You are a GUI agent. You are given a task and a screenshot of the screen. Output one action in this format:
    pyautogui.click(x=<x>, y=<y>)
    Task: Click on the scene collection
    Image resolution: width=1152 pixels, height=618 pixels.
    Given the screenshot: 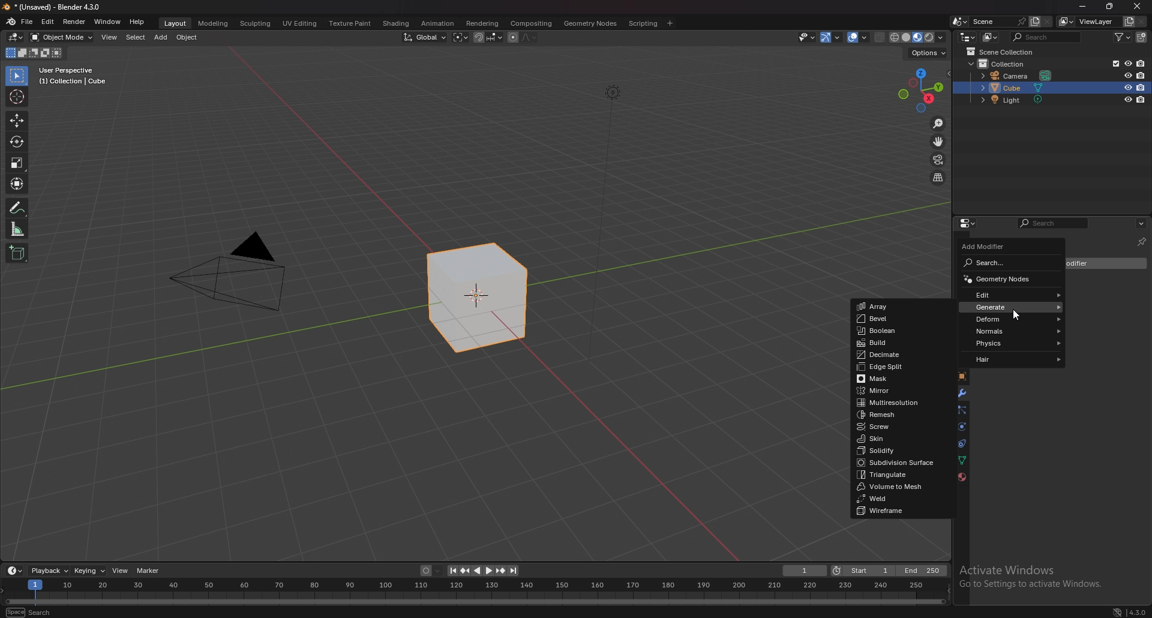 What is the action you would take?
    pyautogui.click(x=1005, y=52)
    